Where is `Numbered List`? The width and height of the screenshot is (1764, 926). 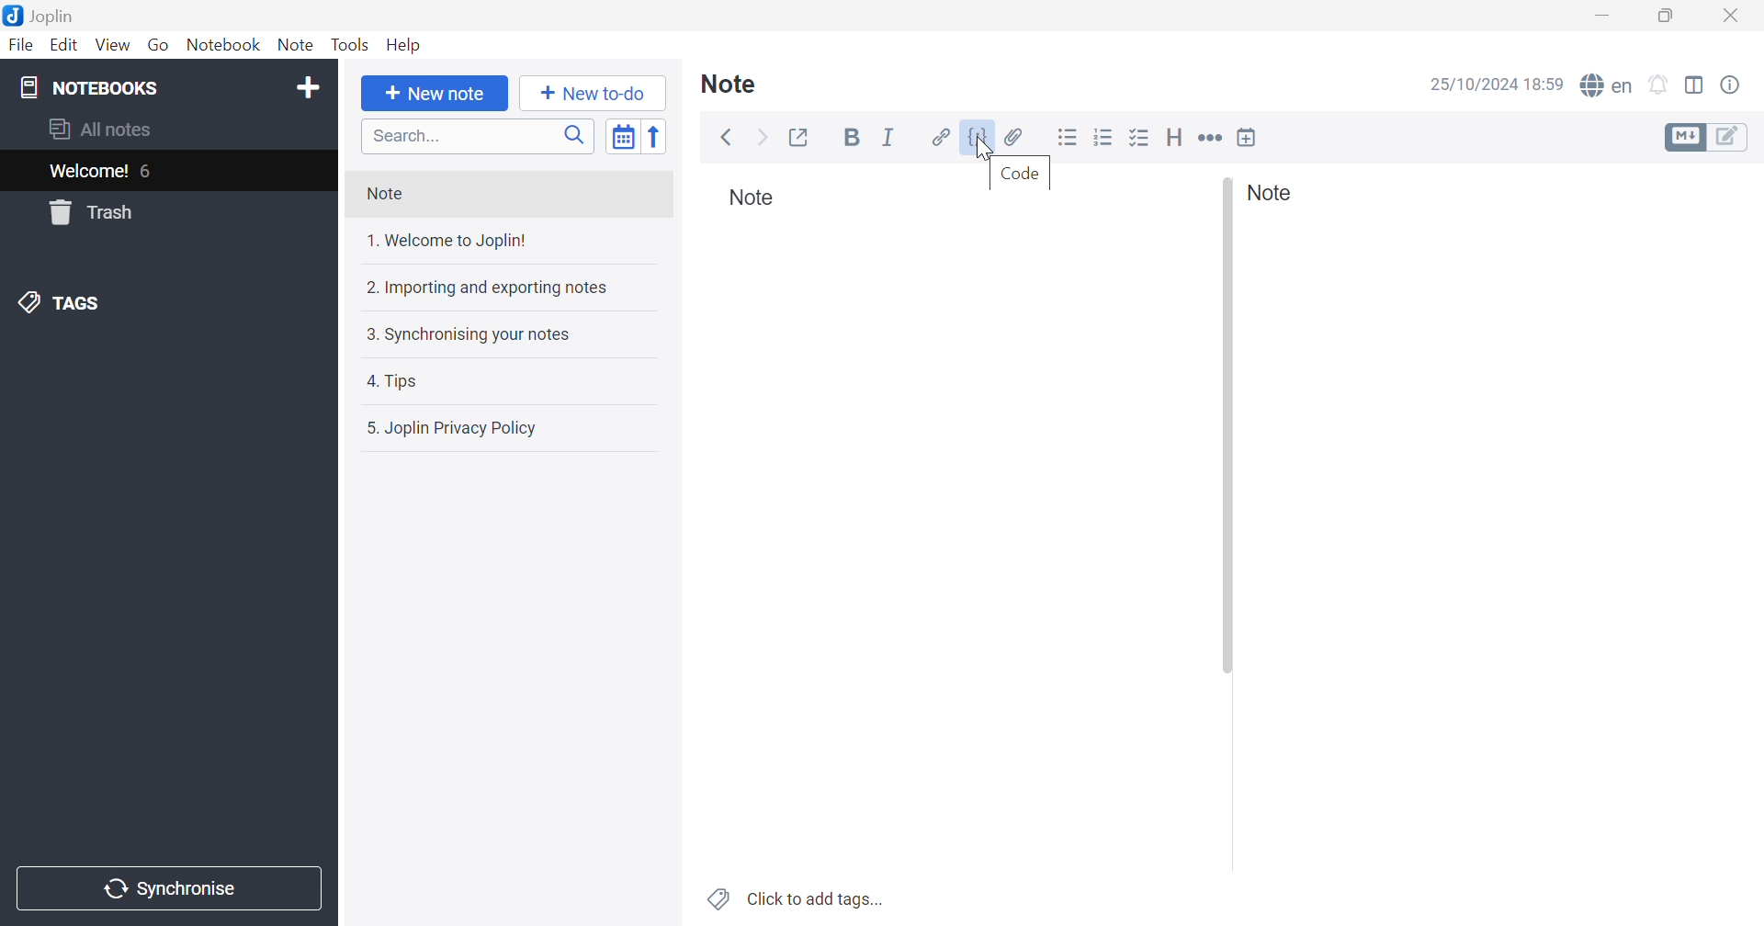
Numbered List is located at coordinates (1103, 136).